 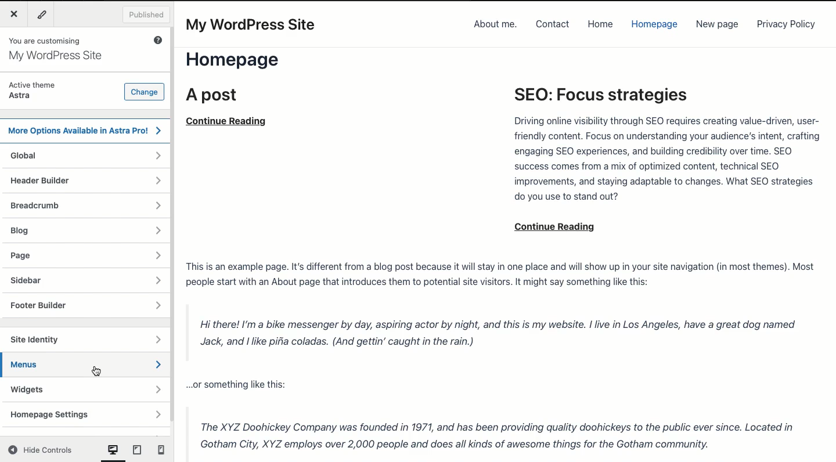 I want to click on Home, so click(x=600, y=25).